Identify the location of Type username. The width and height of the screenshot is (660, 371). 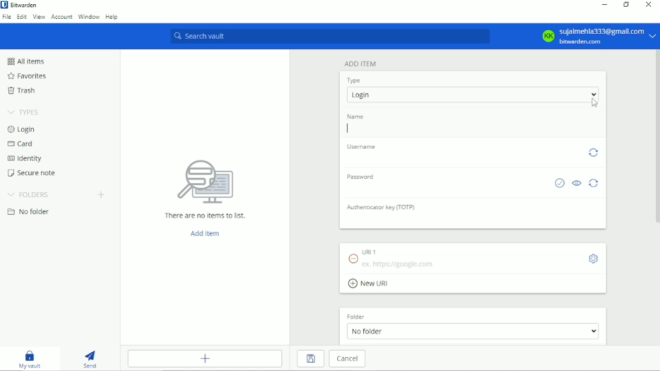
(381, 158).